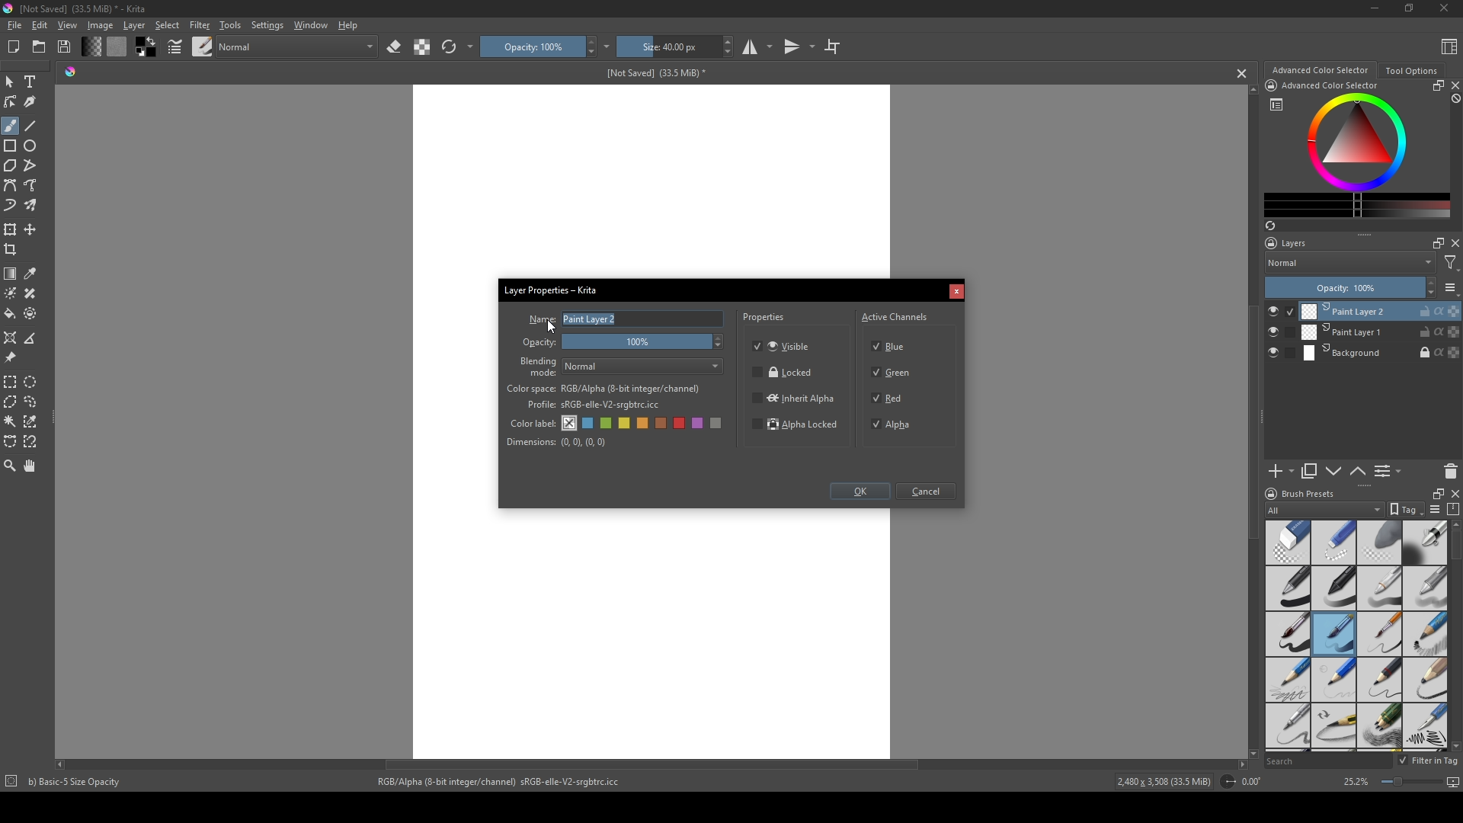 This screenshot has width=1463, height=823. I want to click on icon, so click(1227, 782).